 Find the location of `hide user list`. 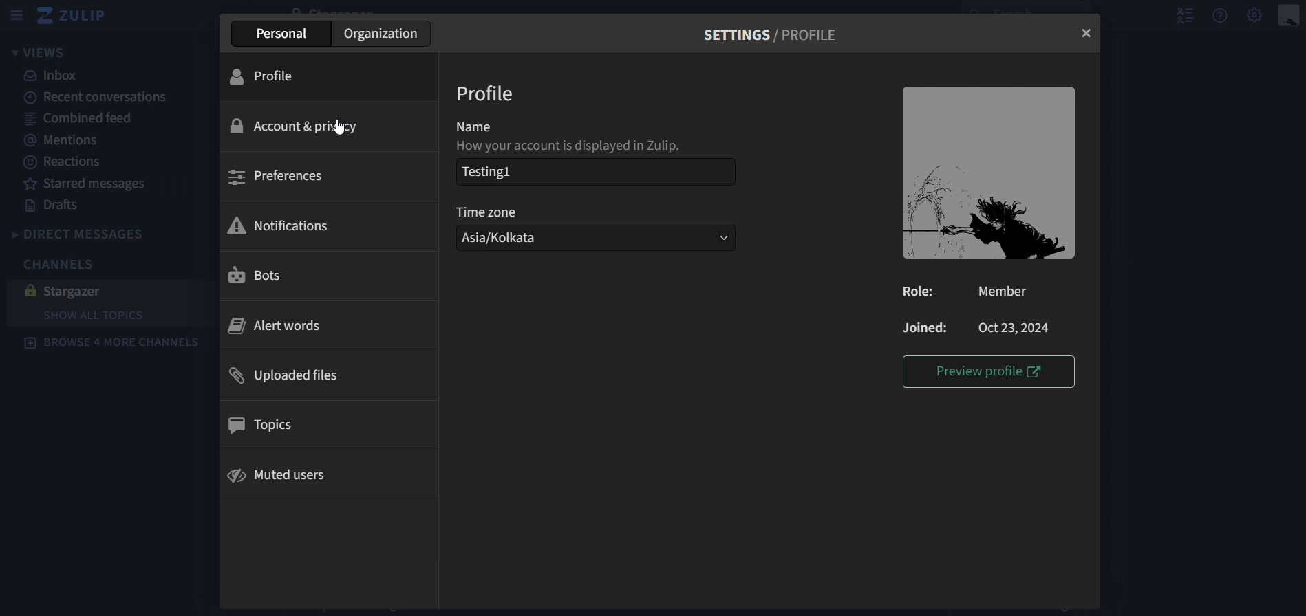

hide user list is located at coordinates (1184, 15).